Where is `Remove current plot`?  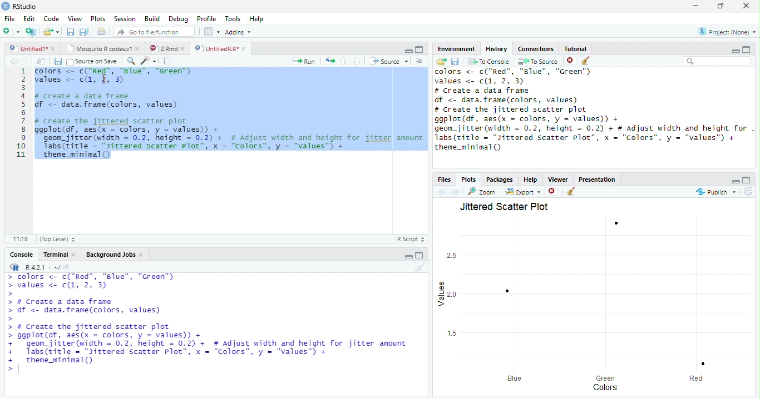 Remove current plot is located at coordinates (553, 192).